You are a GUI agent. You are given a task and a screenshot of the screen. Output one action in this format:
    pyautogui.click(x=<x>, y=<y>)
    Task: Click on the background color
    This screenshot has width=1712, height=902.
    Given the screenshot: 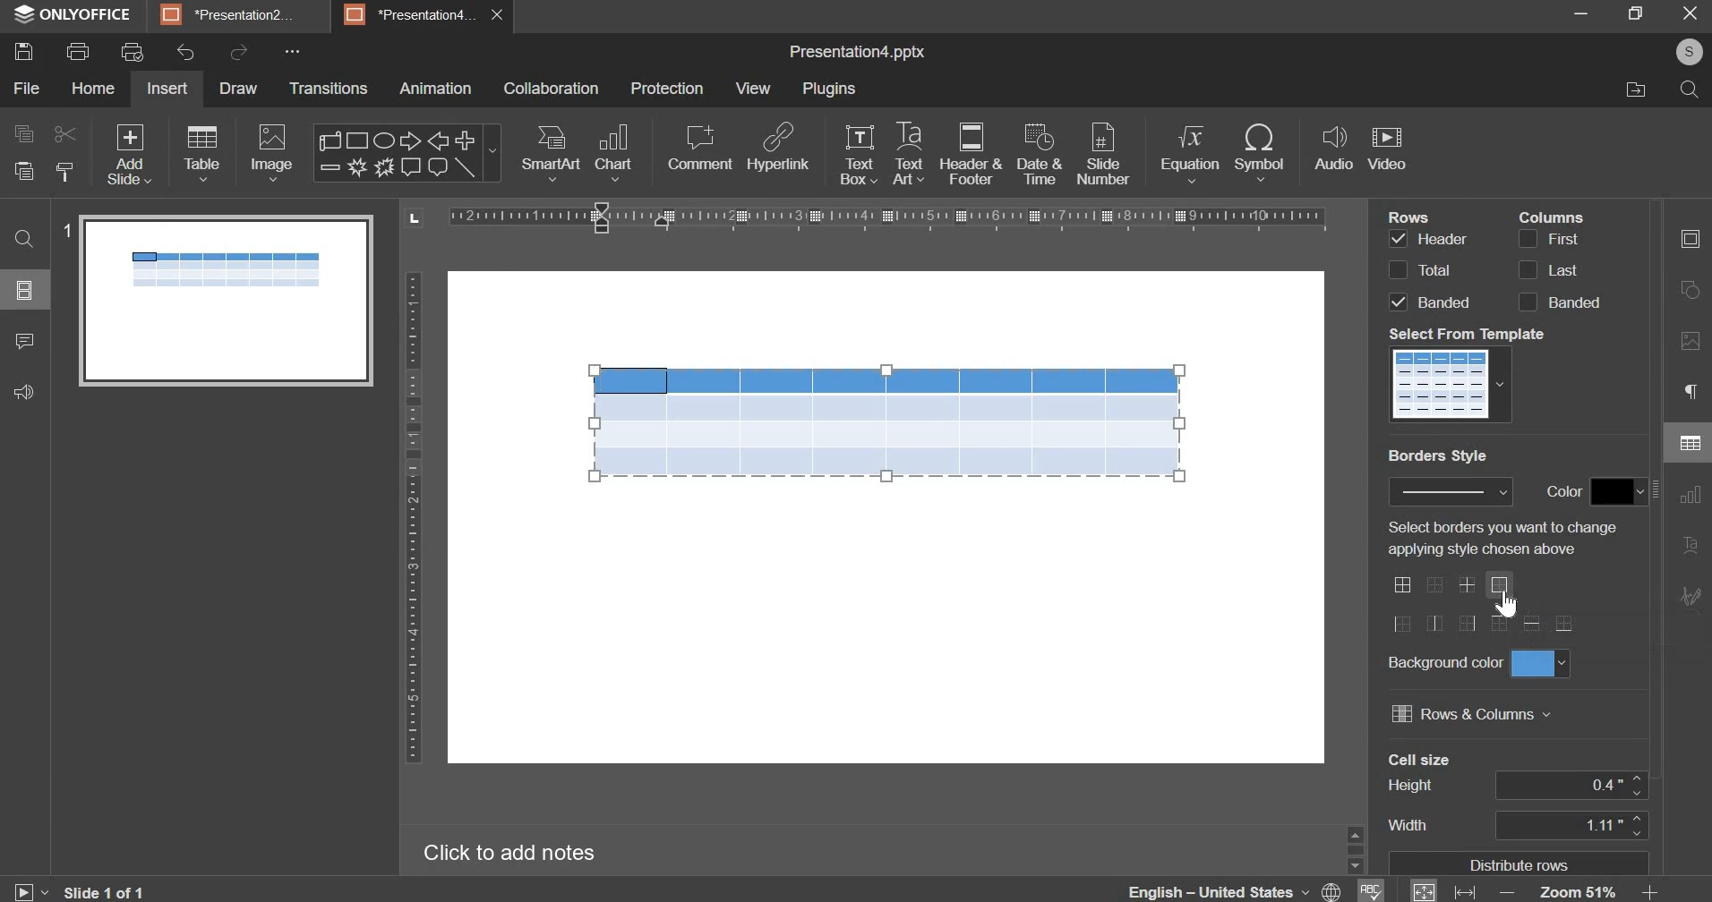 What is the action you would take?
    pyautogui.click(x=1479, y=662)
    